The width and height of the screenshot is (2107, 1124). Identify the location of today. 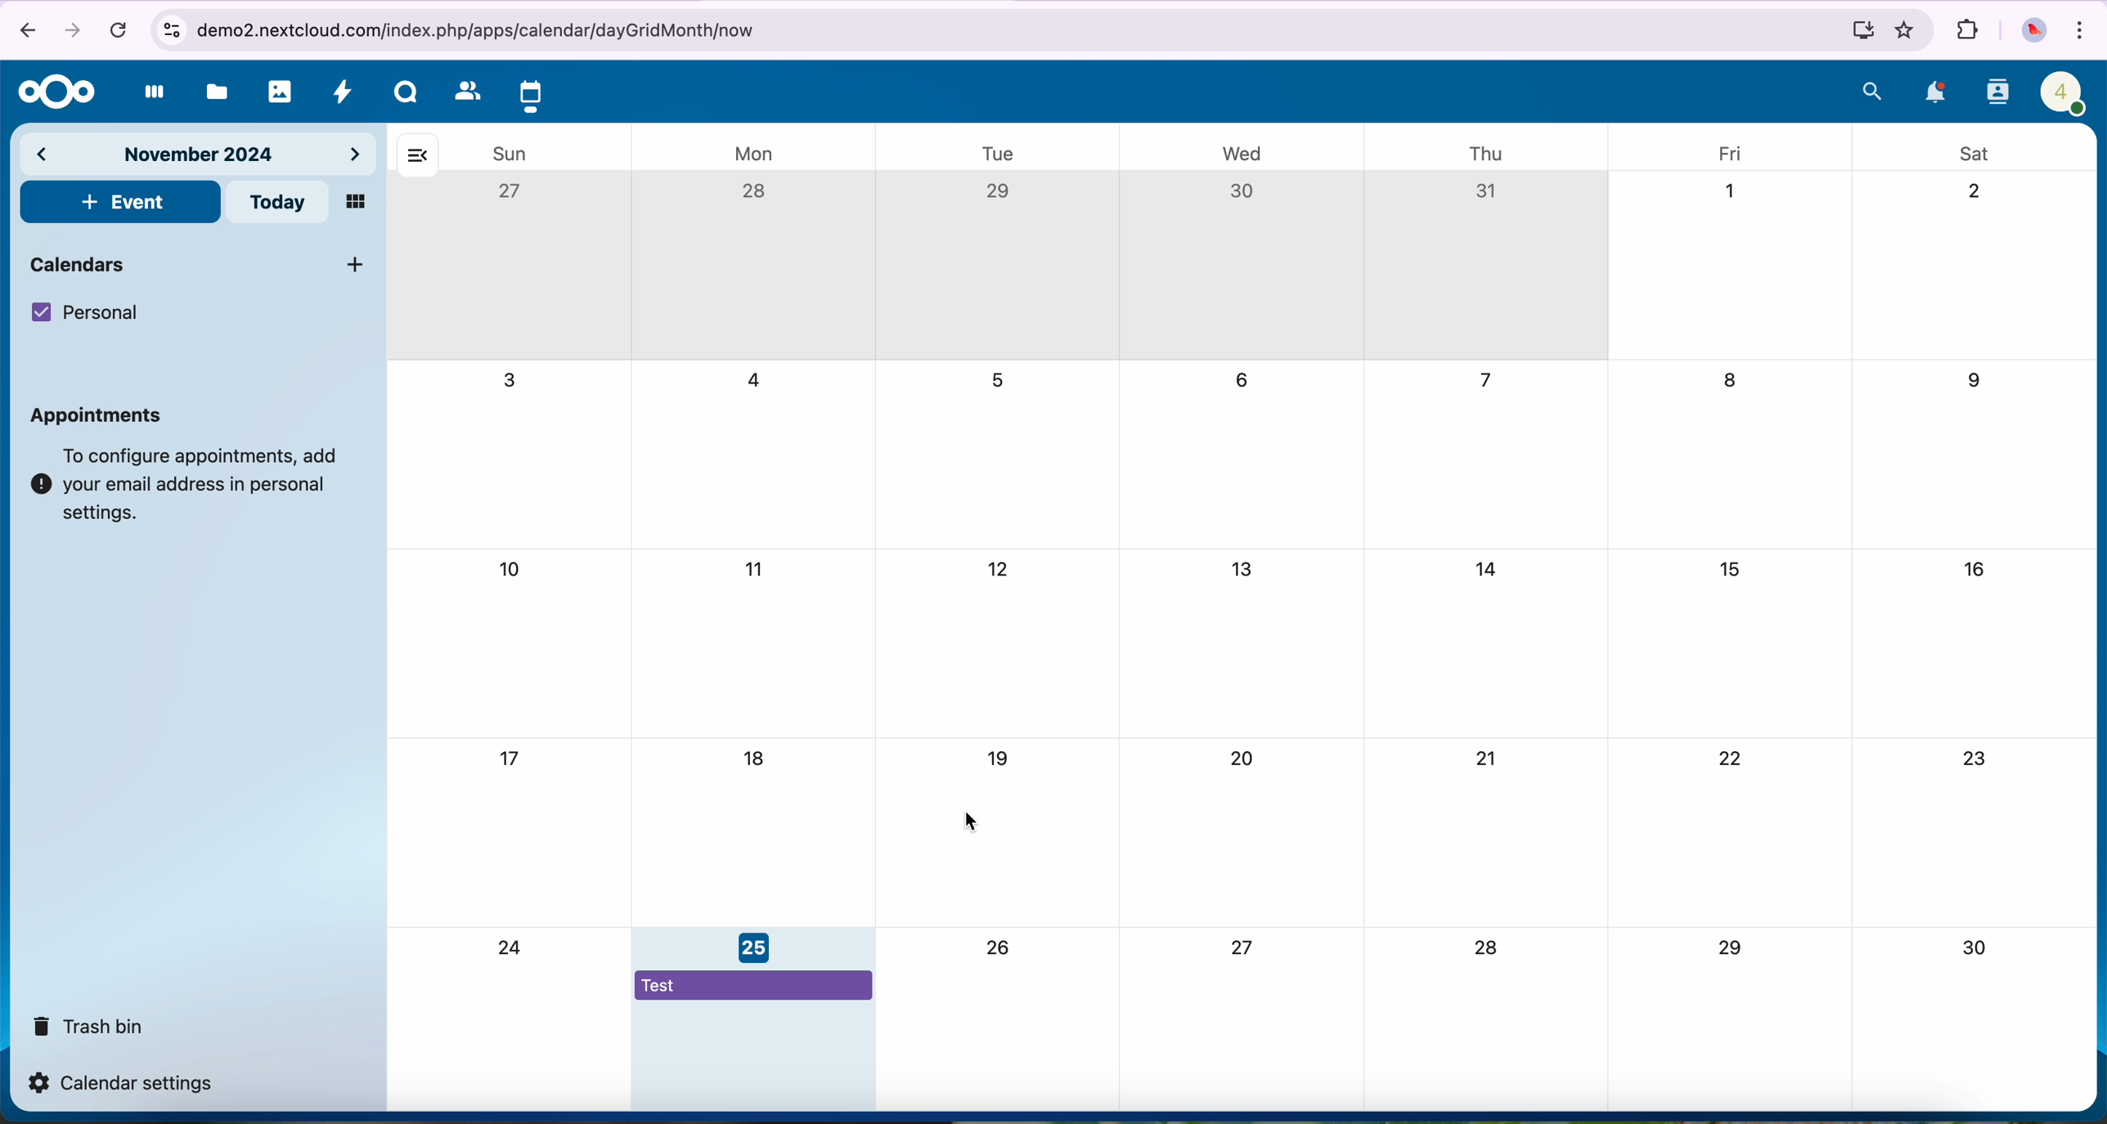
(276, 203).